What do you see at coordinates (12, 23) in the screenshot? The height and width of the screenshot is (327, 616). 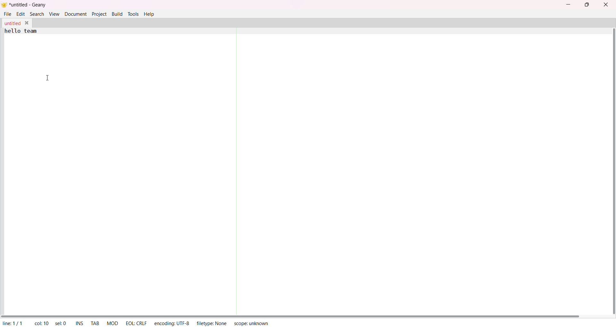 I see `untitled` at bounding box center [12, 23].